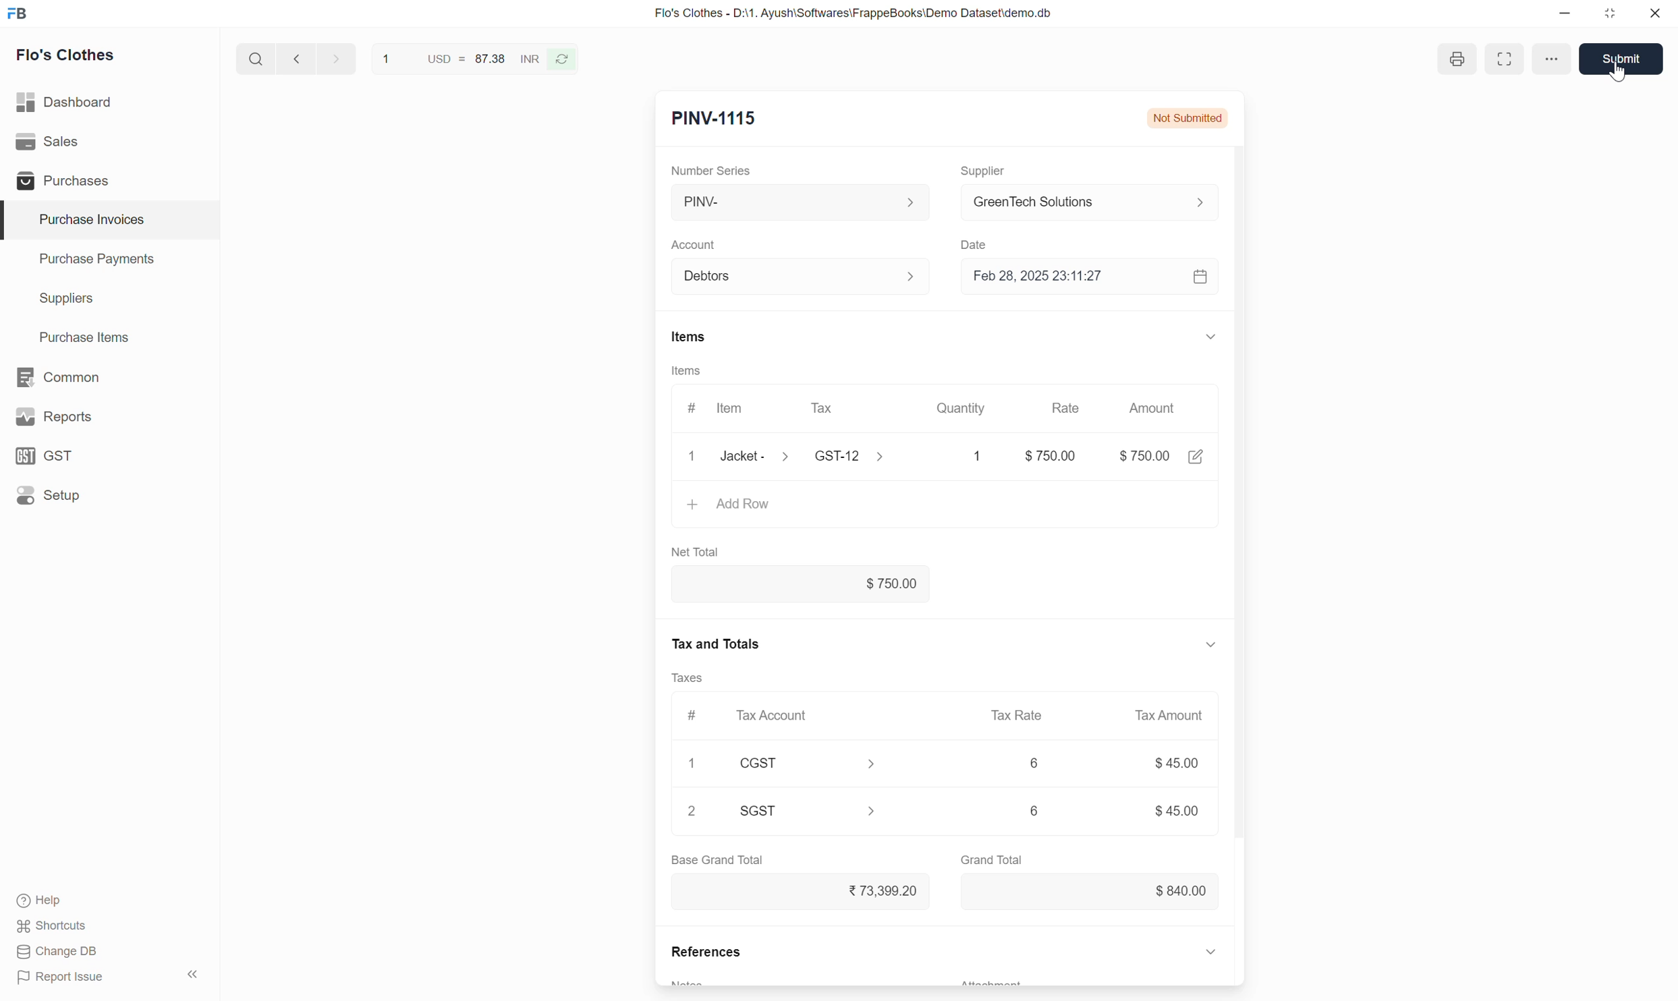  What do you see at coordinates (1609, 13) in the screenshot?
I see `Change dimension` at bounding box center [1609, 13].